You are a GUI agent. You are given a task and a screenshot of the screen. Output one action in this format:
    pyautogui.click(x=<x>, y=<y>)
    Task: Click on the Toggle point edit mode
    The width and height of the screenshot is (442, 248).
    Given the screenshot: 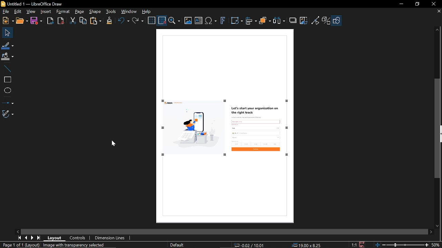 What is the action you would take?
    pyautogui.click(x=315, y=22)
    